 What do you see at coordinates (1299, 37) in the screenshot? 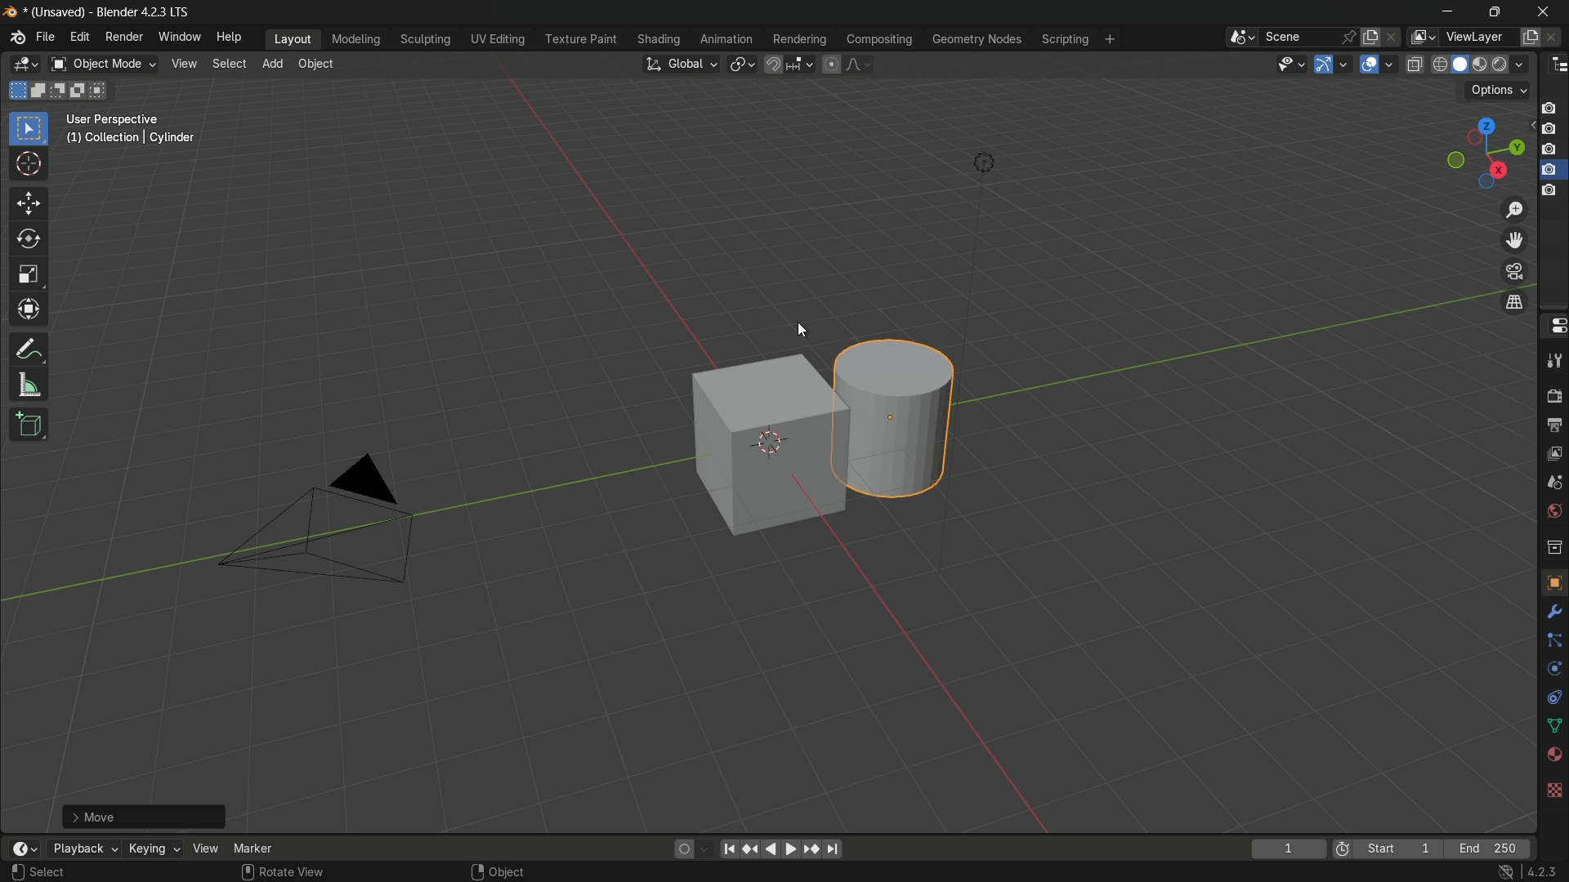
I see `scene name` at bounding box center [1299, 37].